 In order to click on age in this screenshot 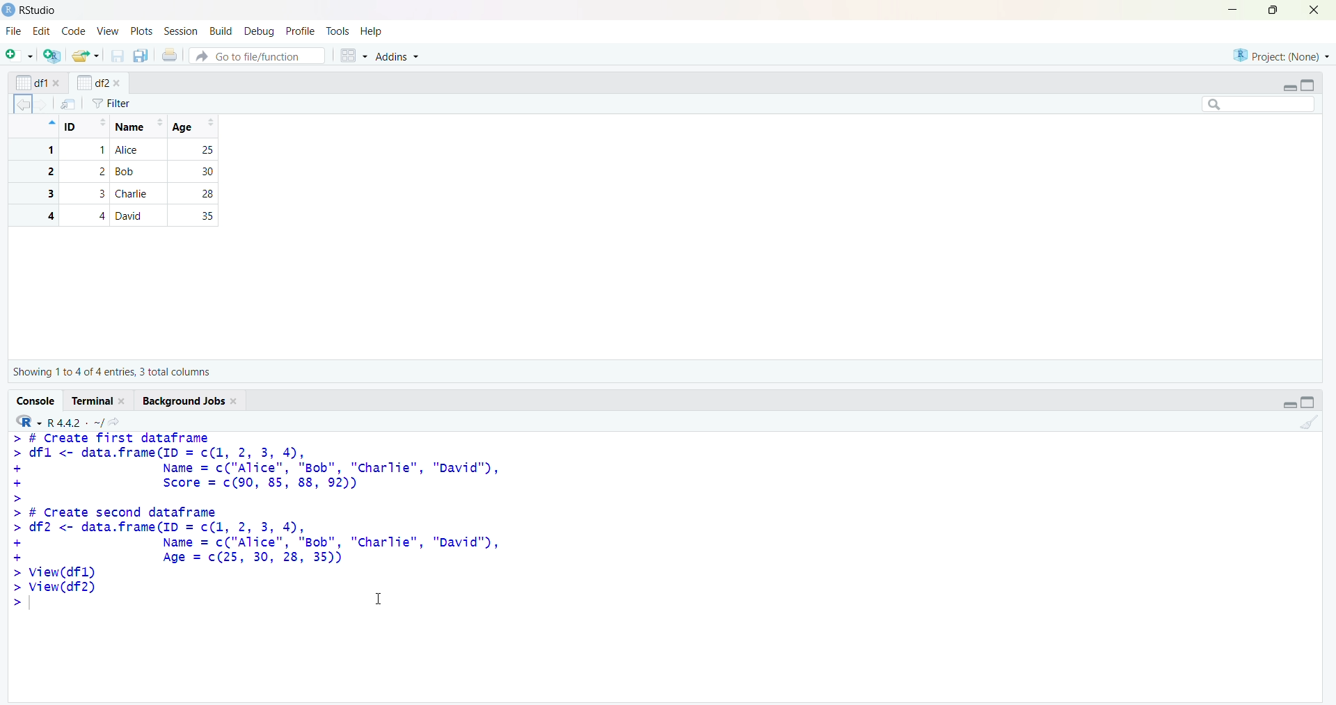, I will do `click(196, 127)`.